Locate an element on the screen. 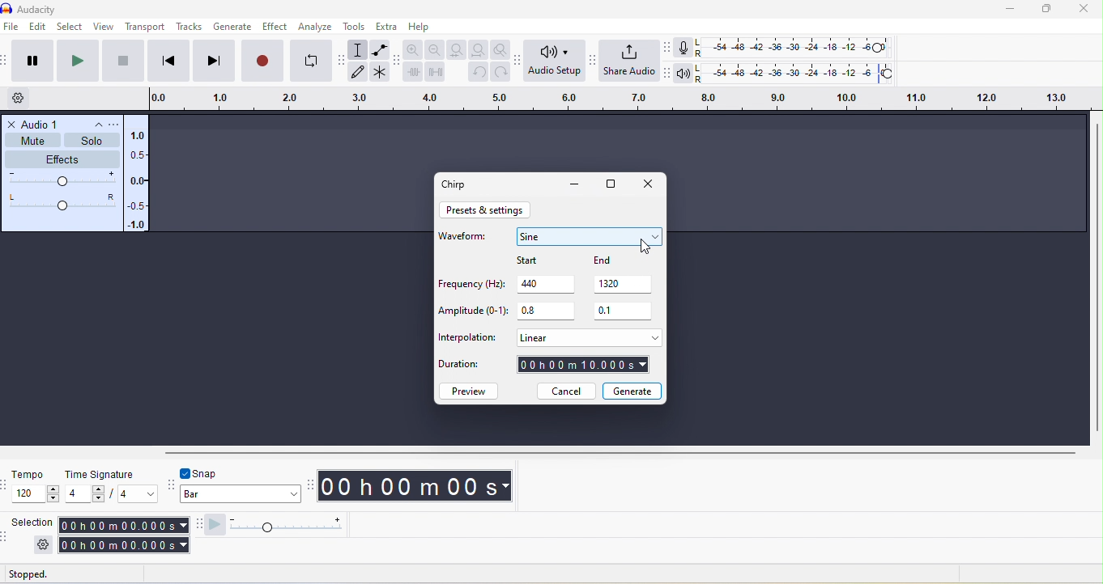  pause is located at coordinates (31, 61).